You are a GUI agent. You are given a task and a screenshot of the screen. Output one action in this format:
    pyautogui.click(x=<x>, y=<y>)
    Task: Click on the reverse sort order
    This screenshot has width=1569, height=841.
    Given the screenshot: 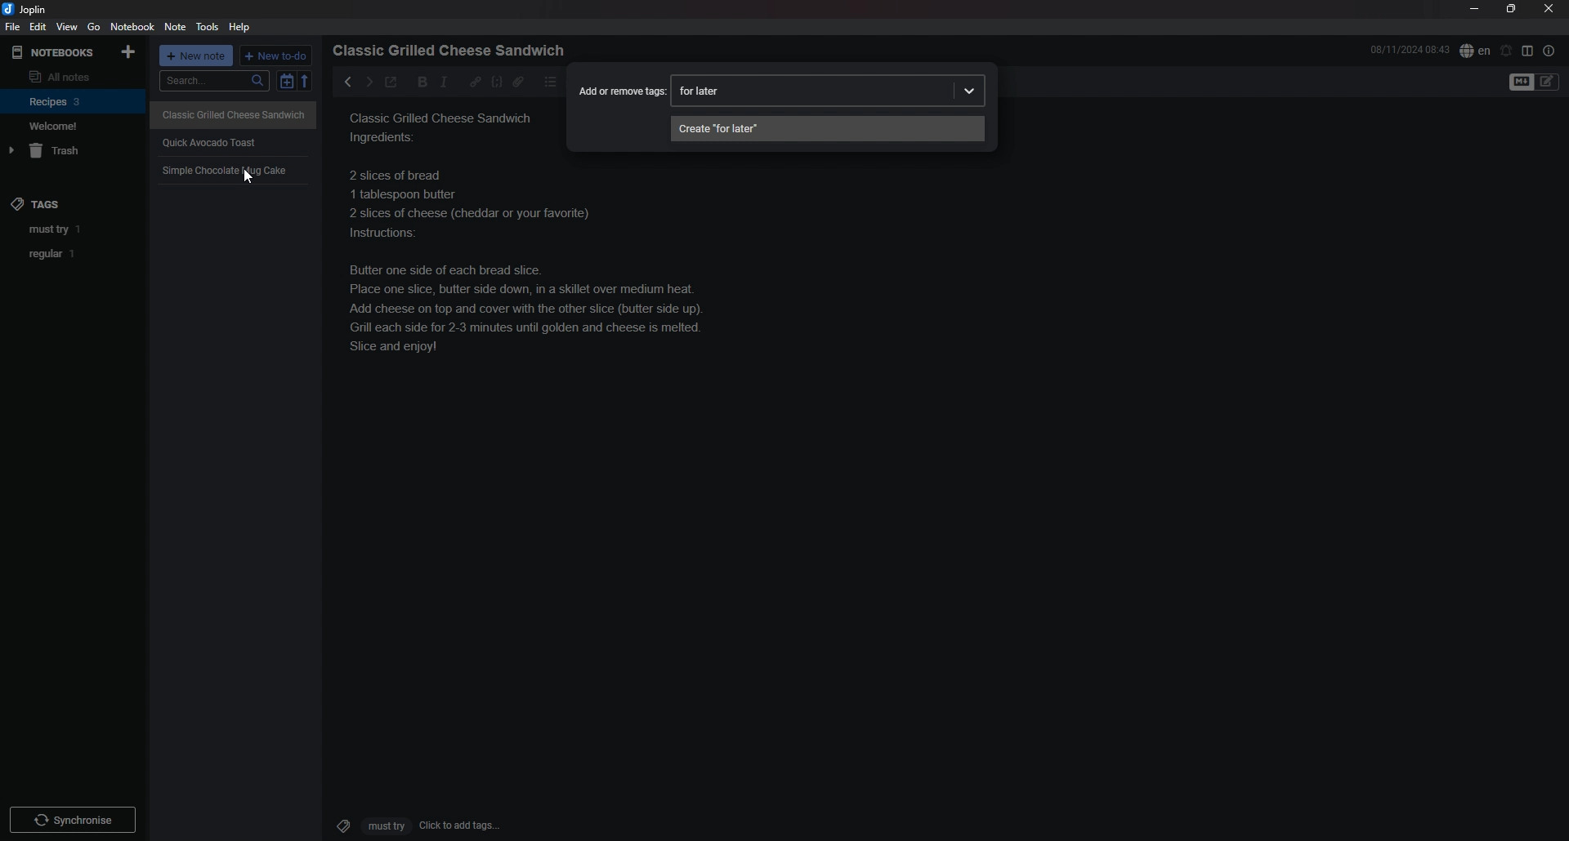 What is the action you would take?
    pyautogui.click(x=308, y=82)
    